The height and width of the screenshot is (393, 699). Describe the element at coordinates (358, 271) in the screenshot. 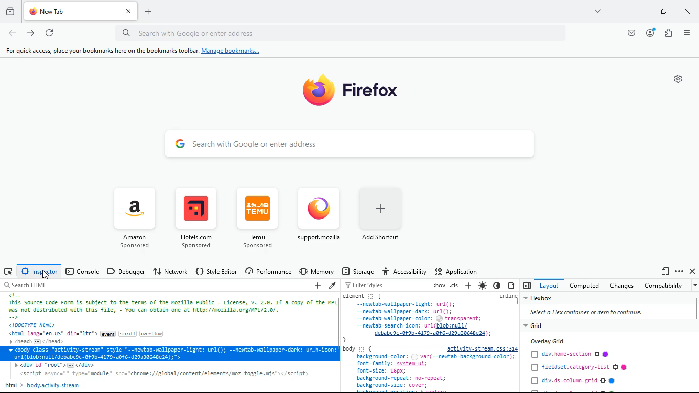

I see `storage` at that location.